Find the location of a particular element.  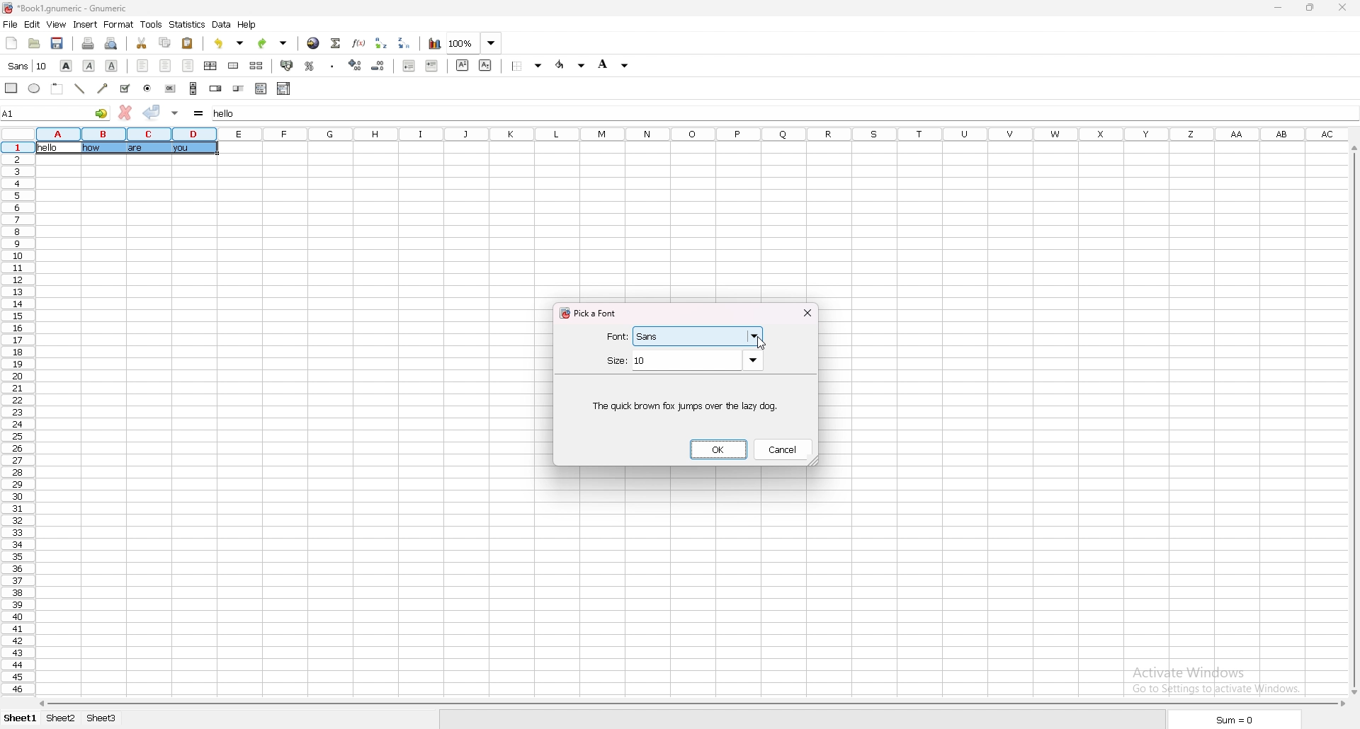

spin button is located at coordinates (215, 88).